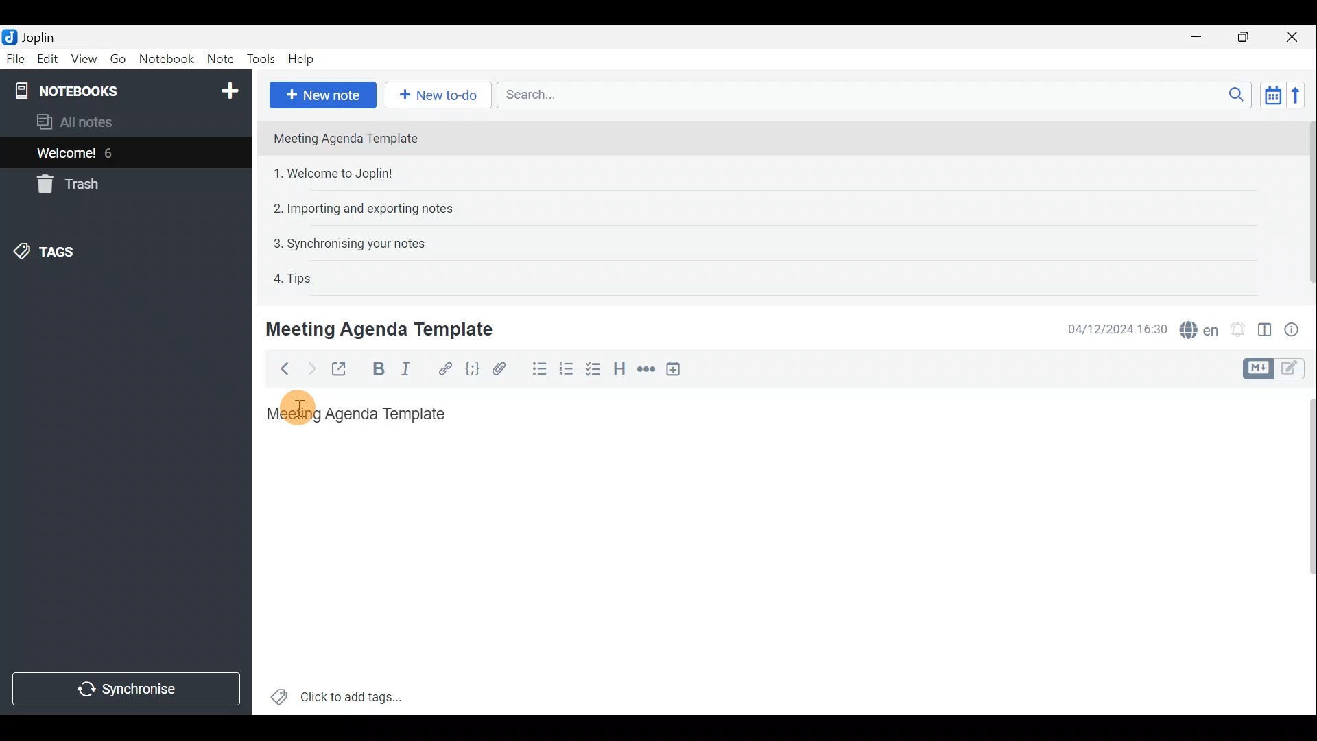 Image resolution: width=1317 pixels, height=741 pixels. Describe the element at coordinates (474, 370) in the screenshot. I see `Code` at that location.